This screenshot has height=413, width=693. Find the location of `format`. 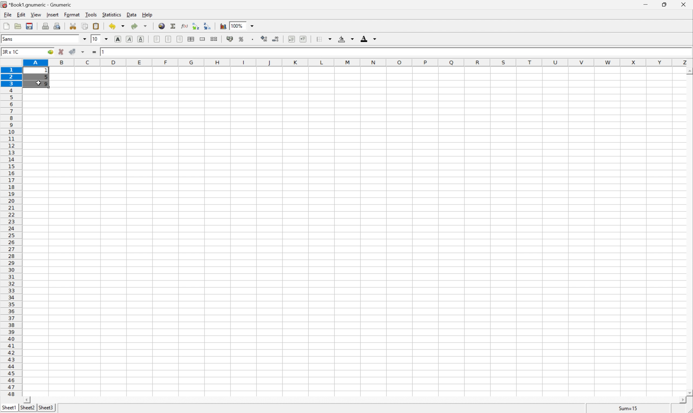

format is located at coordinates (73, 14).